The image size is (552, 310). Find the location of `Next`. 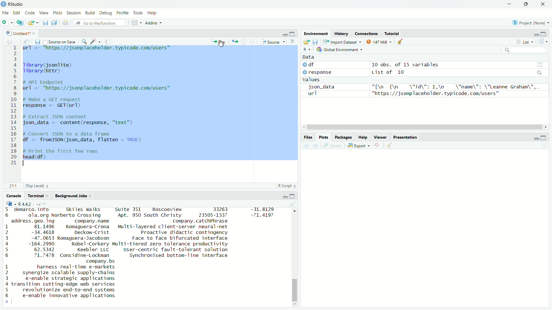

Next is located at coordinates (16, 42).